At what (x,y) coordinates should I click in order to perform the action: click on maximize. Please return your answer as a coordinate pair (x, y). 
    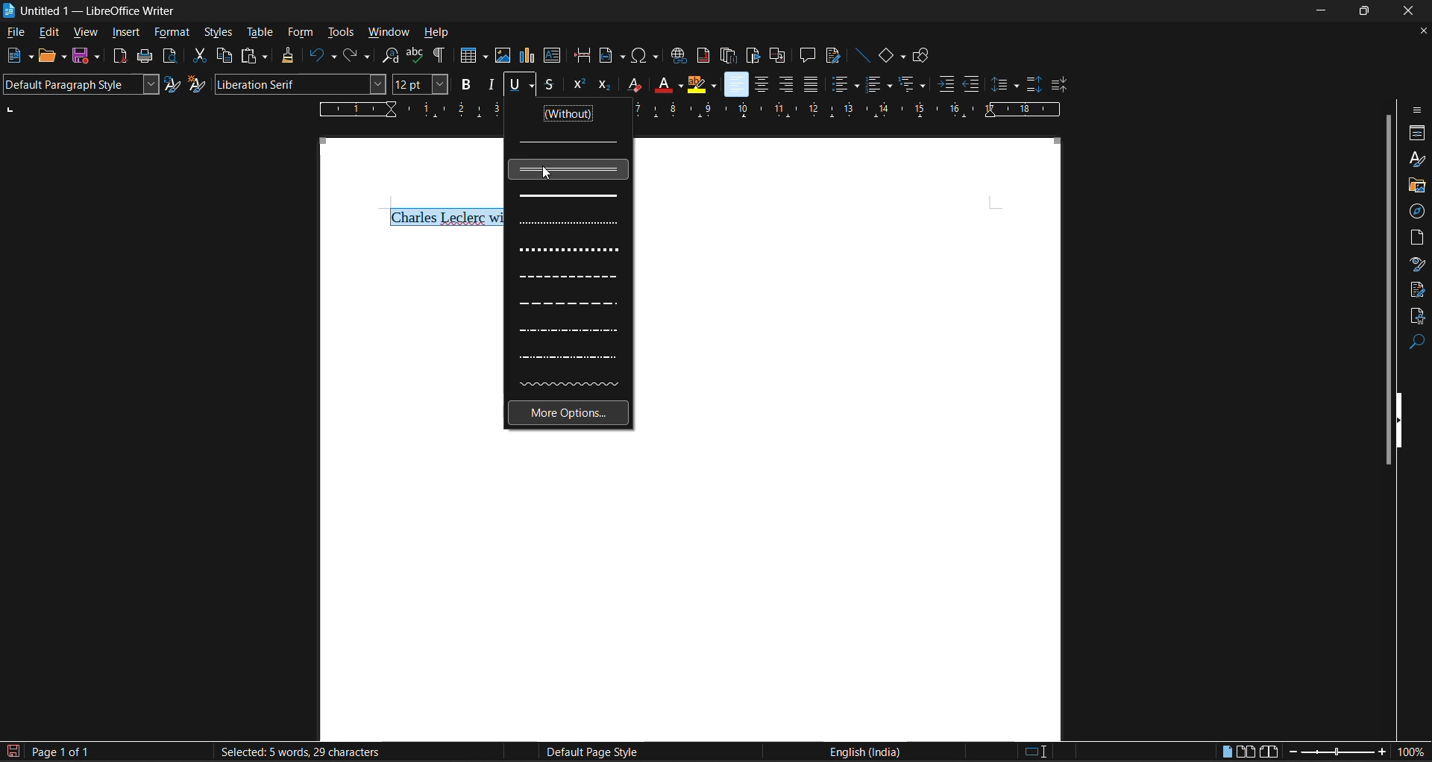
    Looking at the image, I should click on (1366, 10).